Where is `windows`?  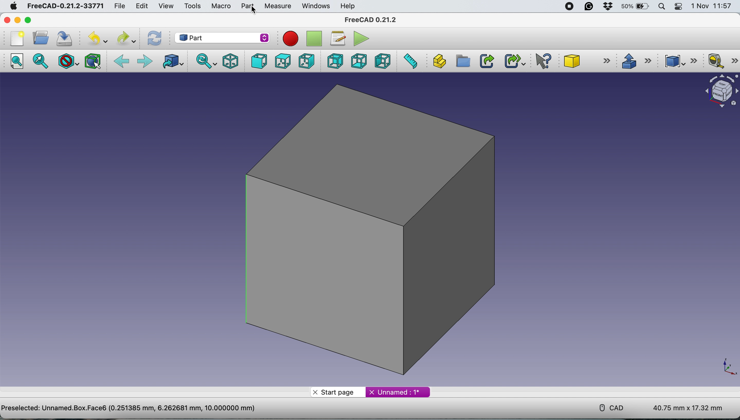
windows is located at coordinates (315, 6).